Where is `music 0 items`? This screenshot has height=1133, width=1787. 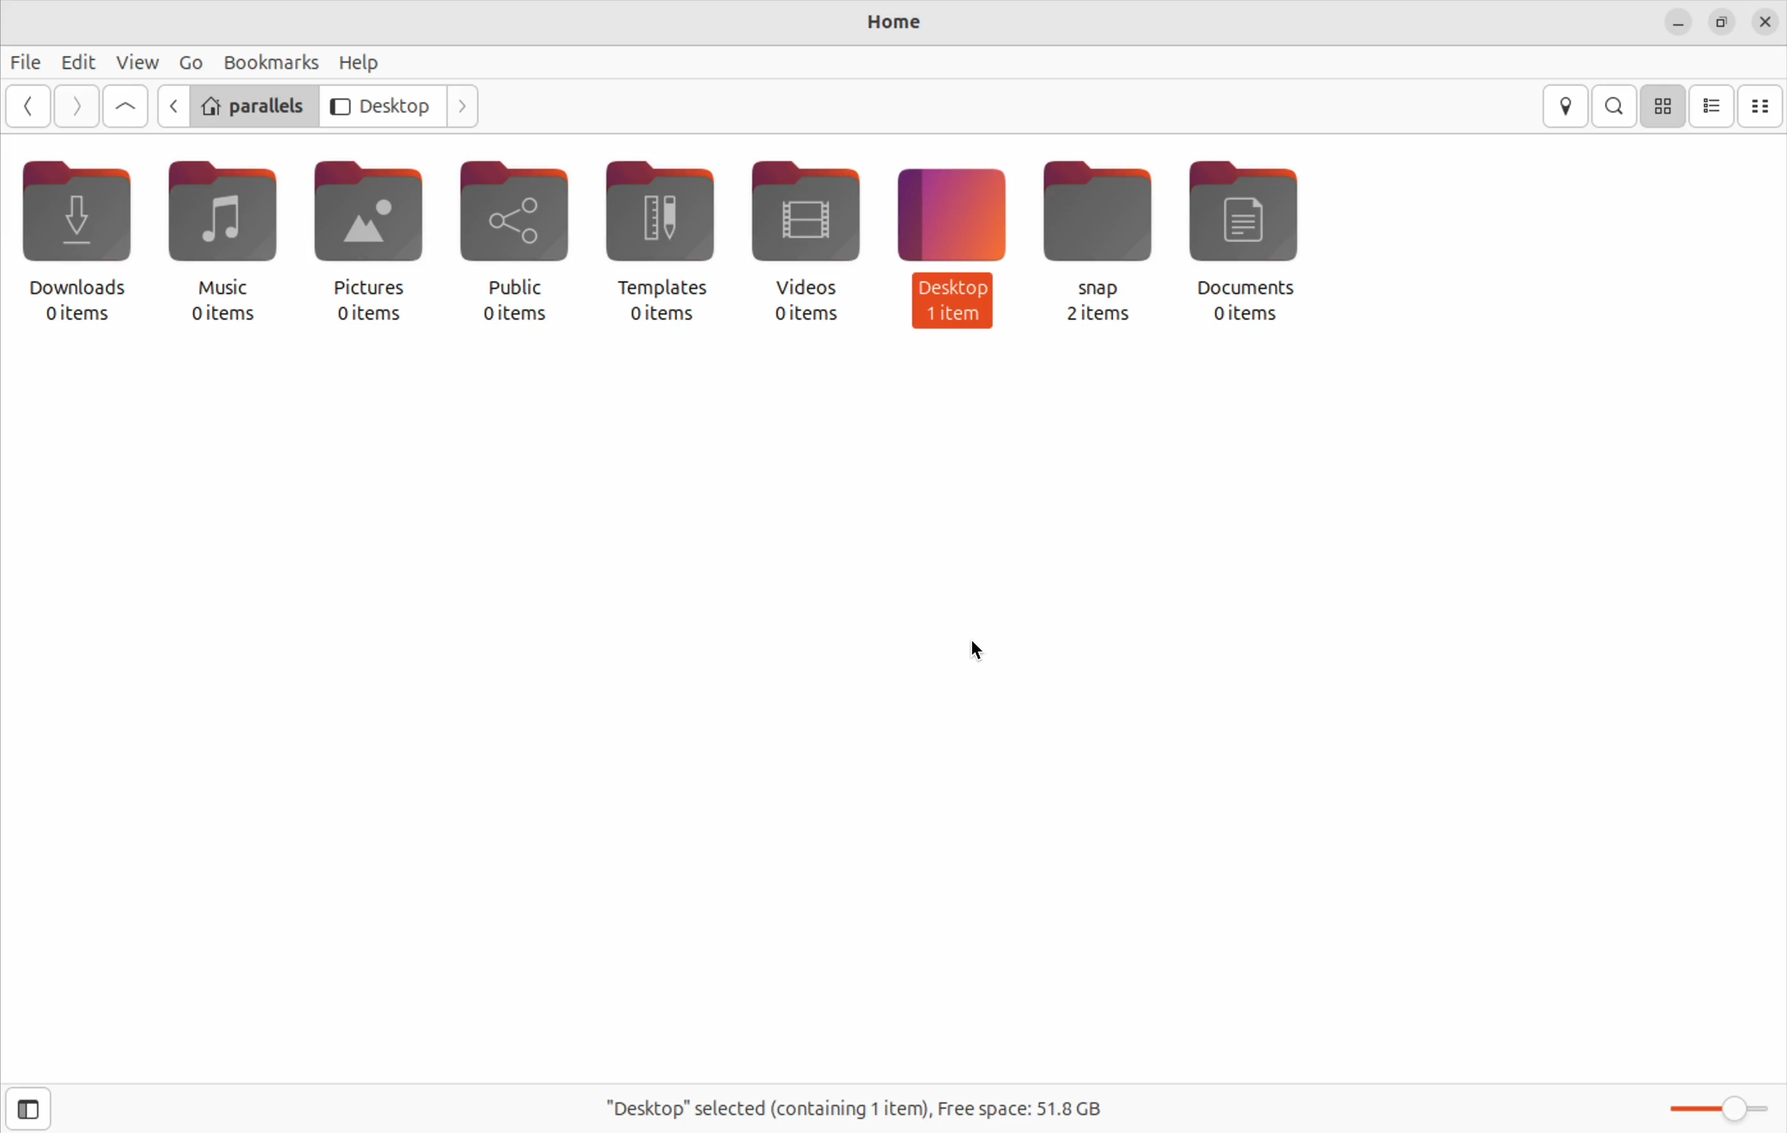
music 0 items is located at coordinates (225, 246).